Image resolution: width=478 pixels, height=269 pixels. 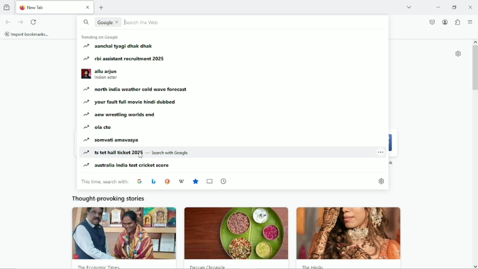 I want to click on ts tet hall ticket 2025, so click(x=116, y=152).